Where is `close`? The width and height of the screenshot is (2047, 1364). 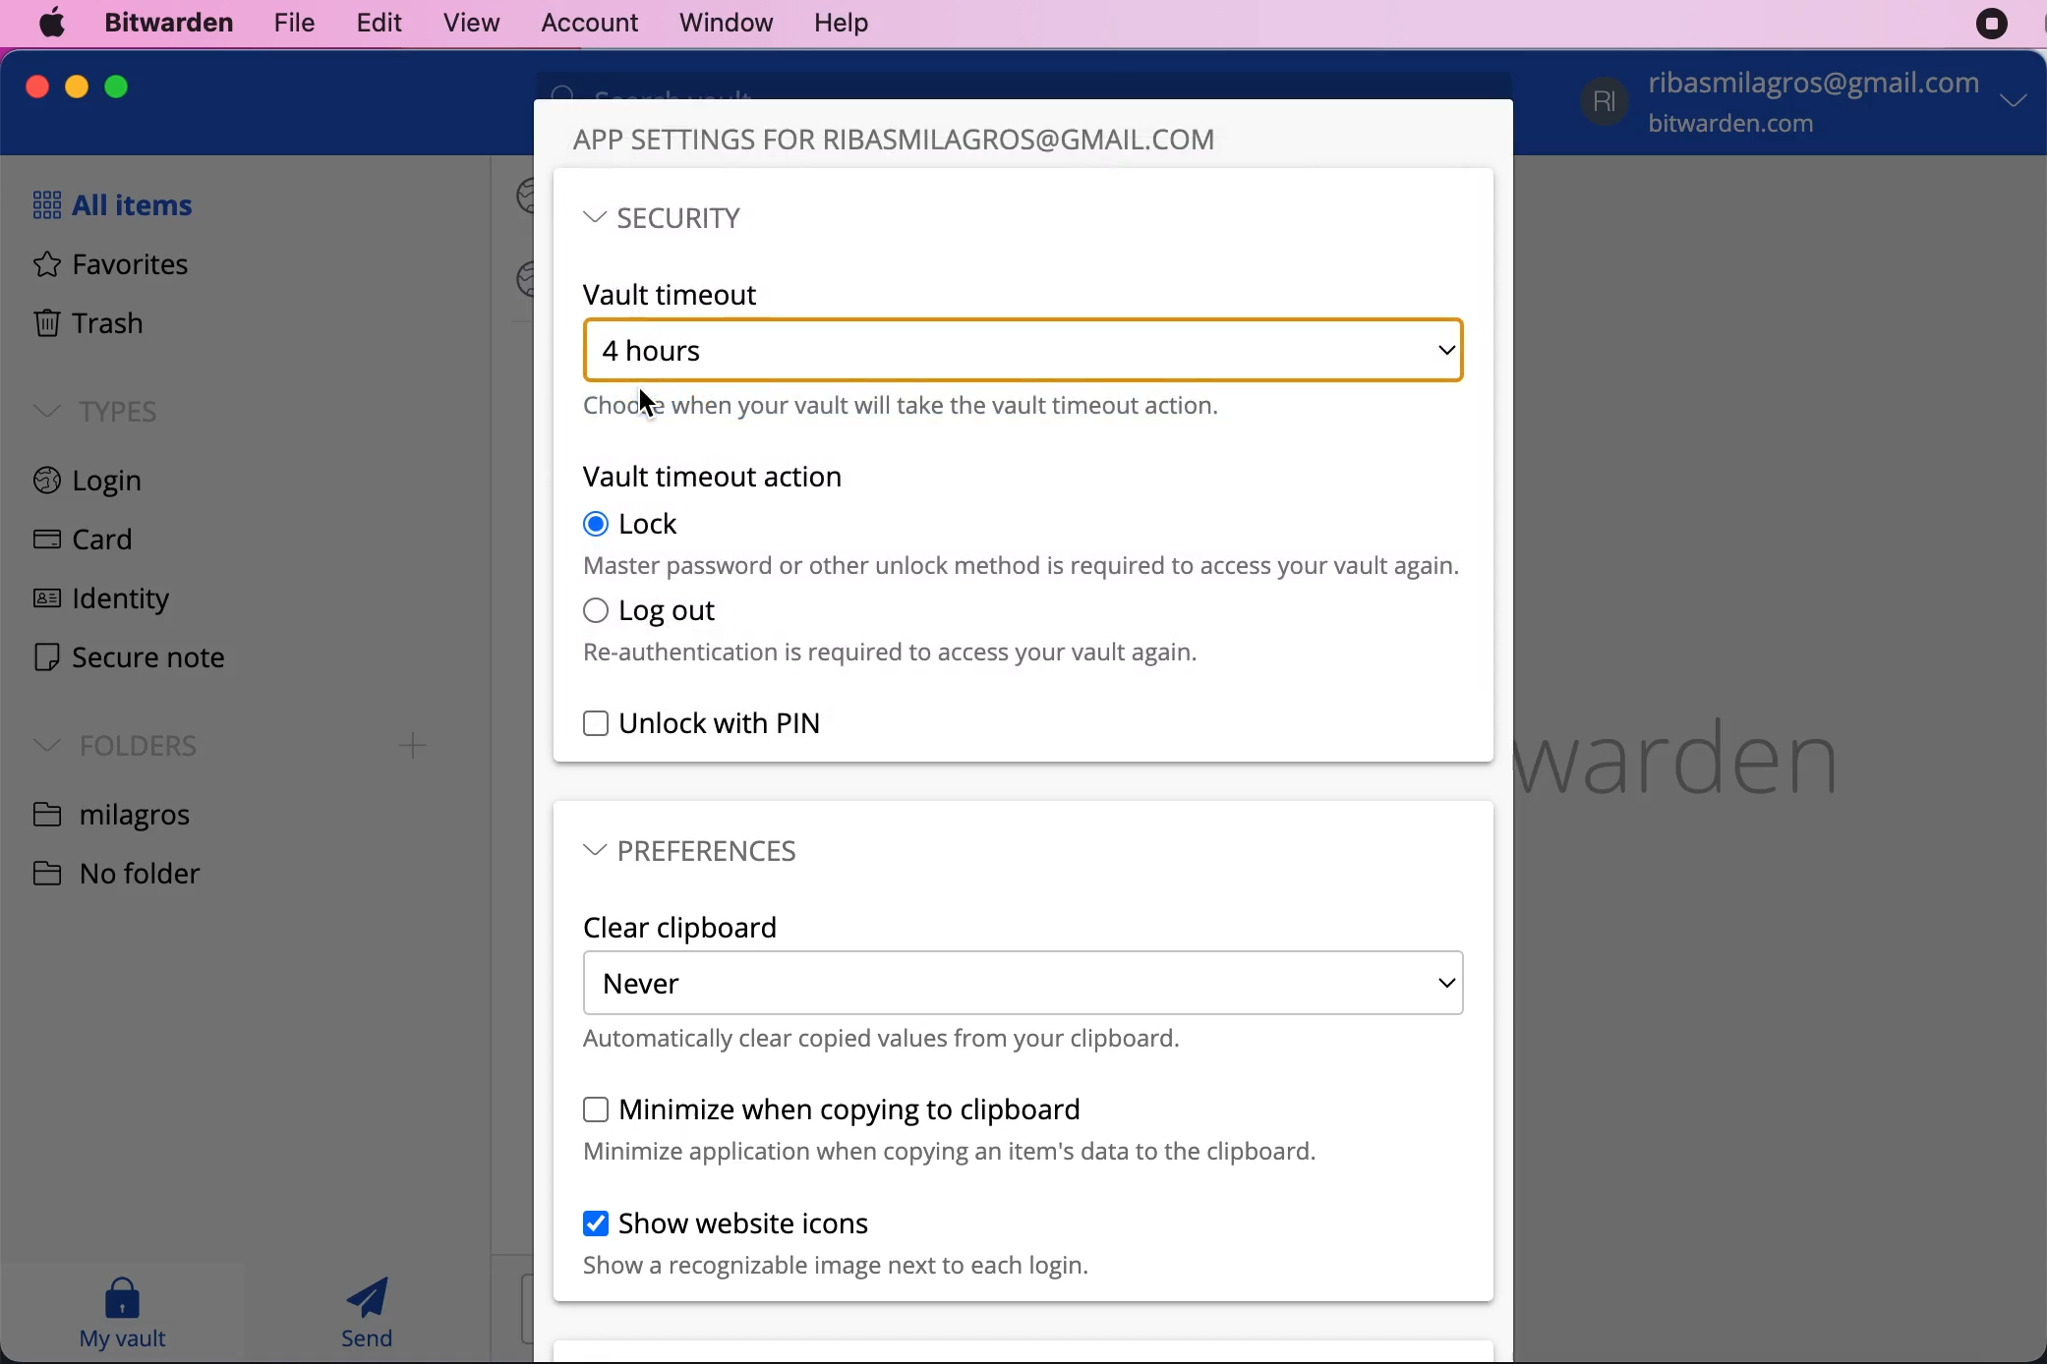 close is located at coordinates (38, 86).